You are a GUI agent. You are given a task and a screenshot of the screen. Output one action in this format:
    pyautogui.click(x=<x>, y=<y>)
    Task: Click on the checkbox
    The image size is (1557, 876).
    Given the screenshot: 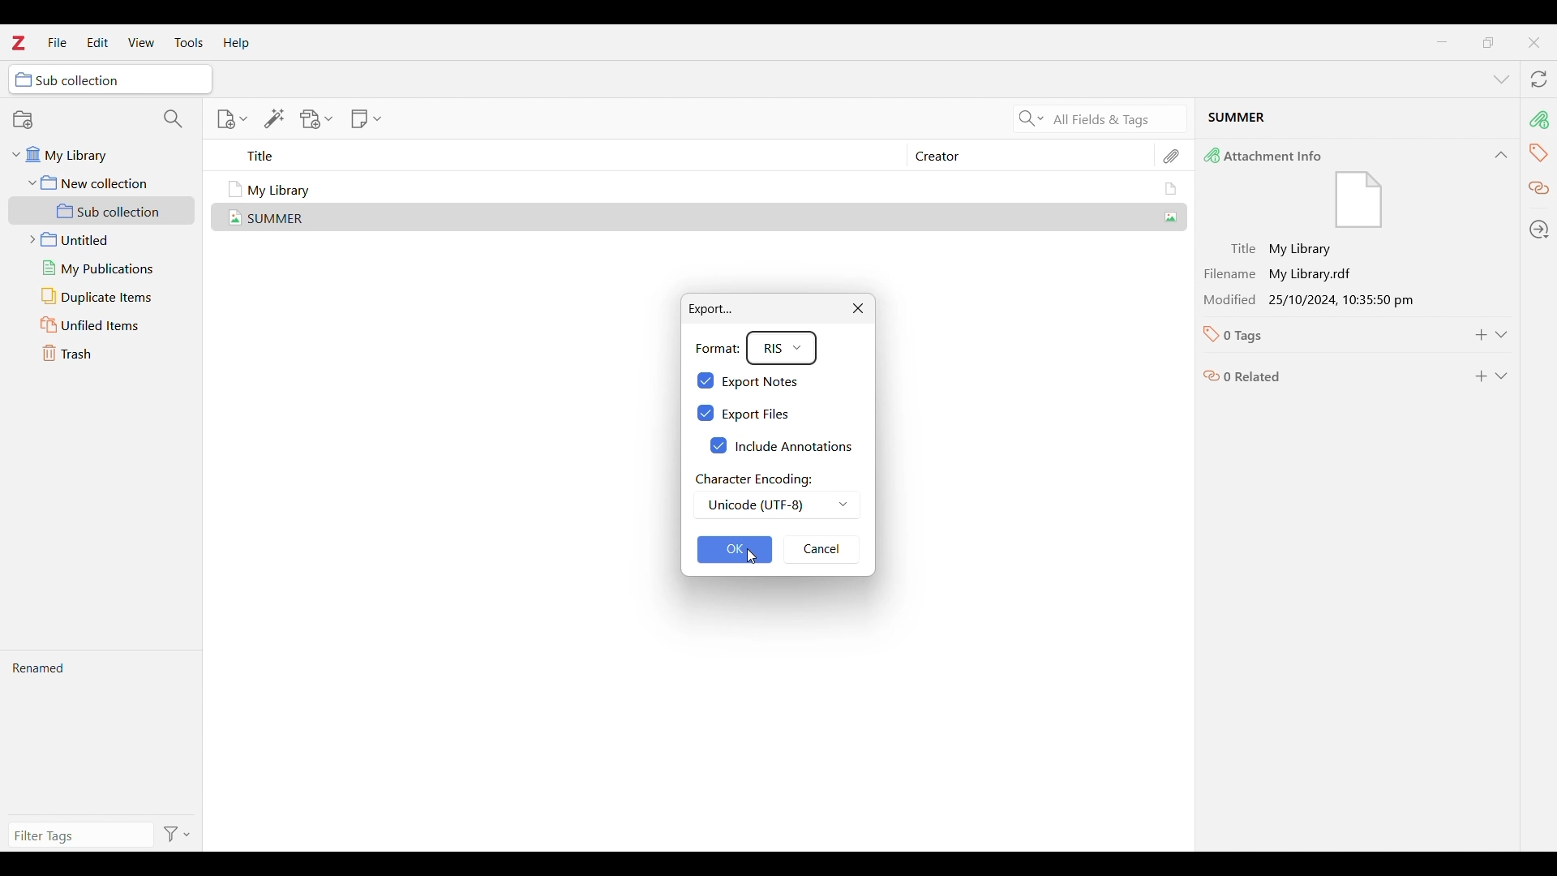 What is the action you would take?
    pyautogui.click(x=704, y=412)
    